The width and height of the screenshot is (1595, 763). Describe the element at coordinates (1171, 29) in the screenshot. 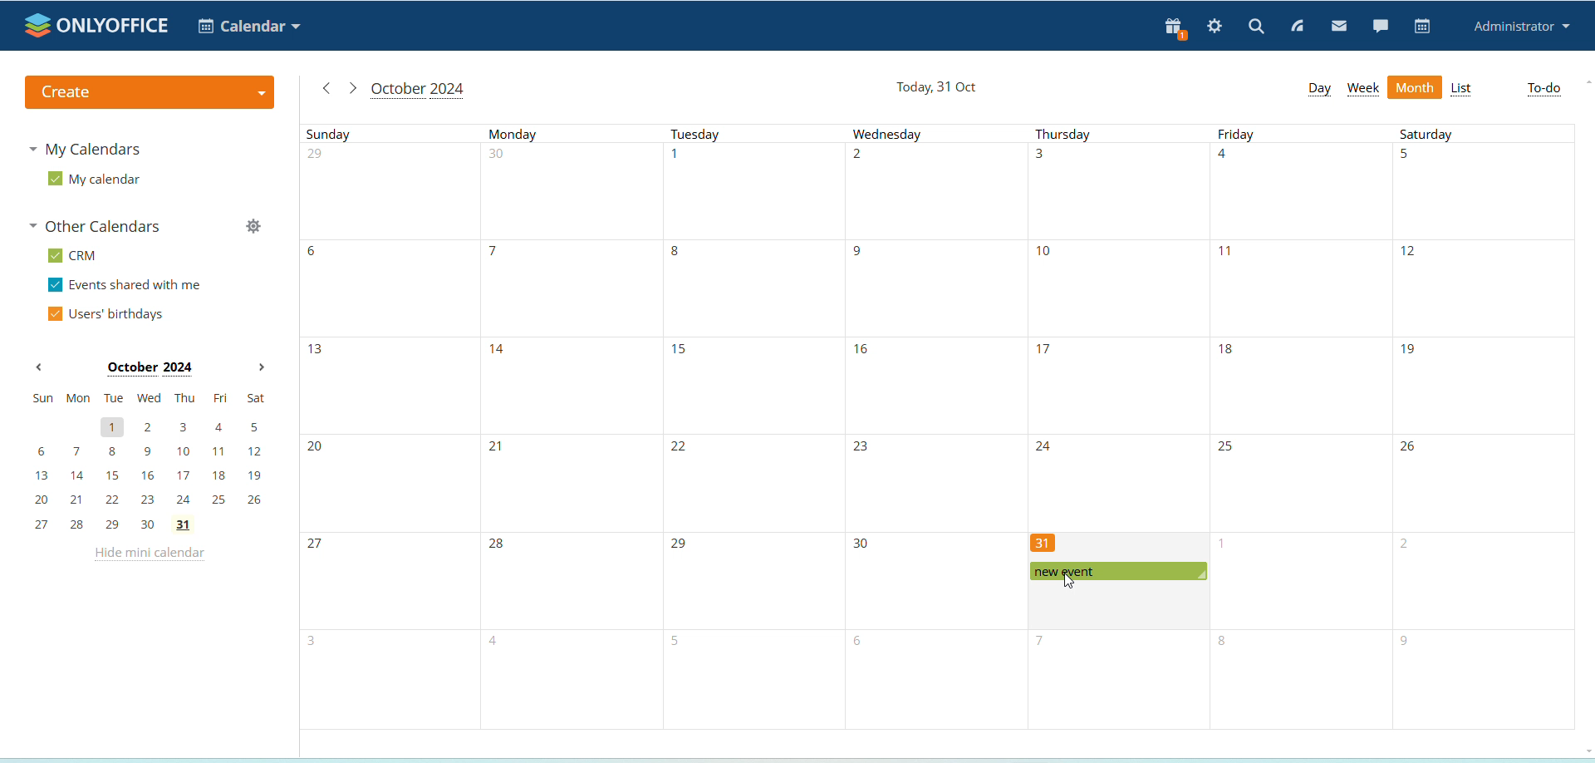

I see `present` at that location.